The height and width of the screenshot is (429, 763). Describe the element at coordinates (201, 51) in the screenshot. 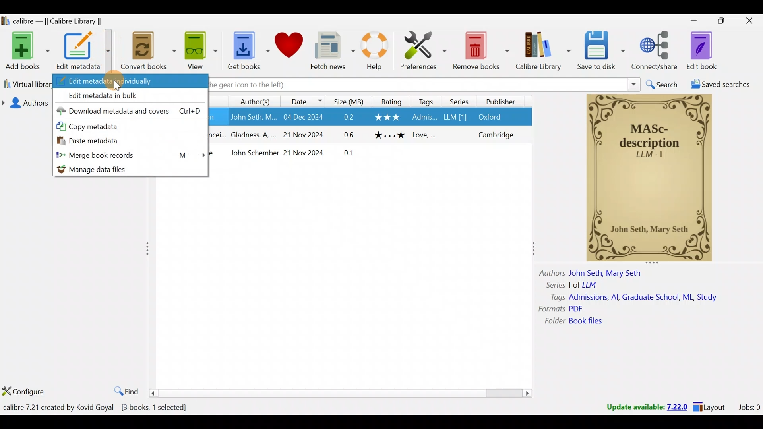

I see `View` at that location.